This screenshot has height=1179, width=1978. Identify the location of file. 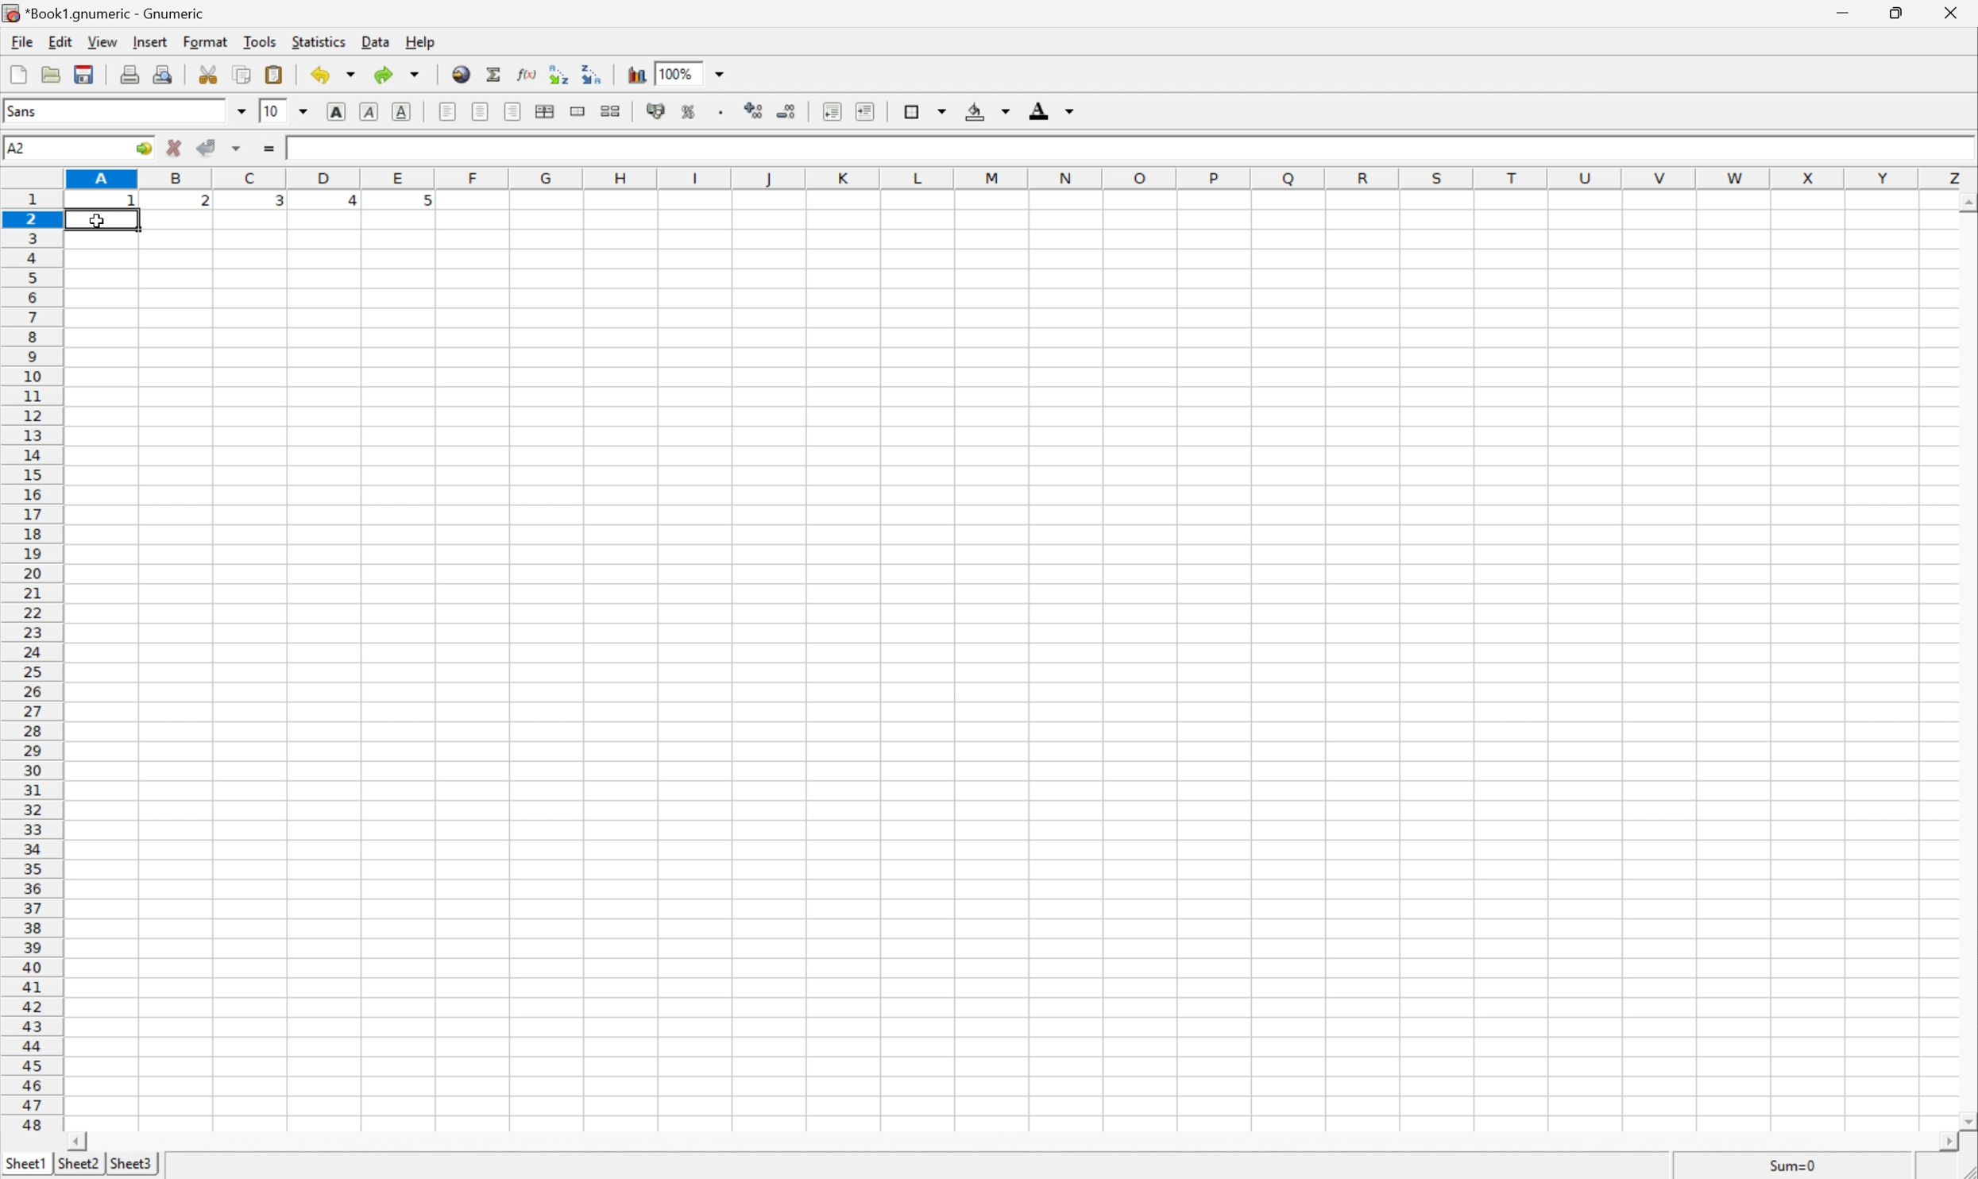
(16, 41).